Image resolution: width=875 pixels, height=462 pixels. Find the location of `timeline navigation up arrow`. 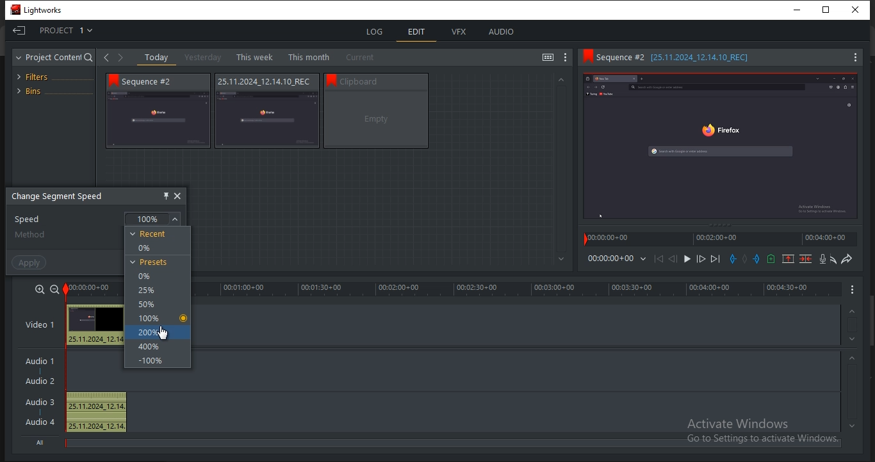

timeline navigation up arrow is located at coordinates (852, 311).